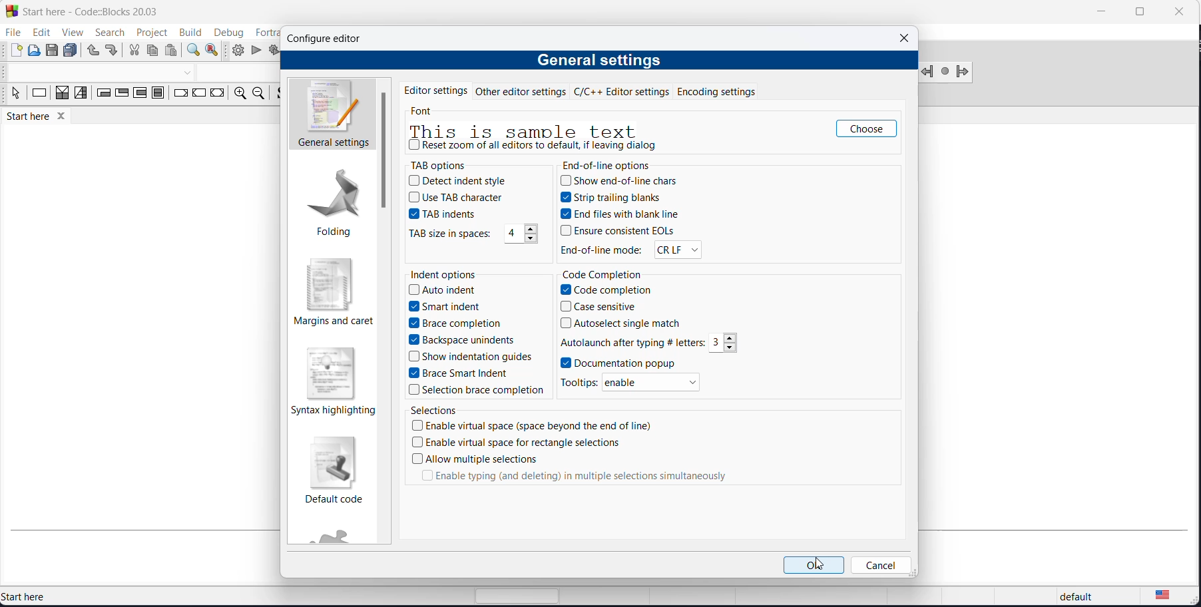 The width and height of the screenshot is (1201, 607). Describe the element at coordinates (92, 51) in the screenshot. I see `undo` at that location.